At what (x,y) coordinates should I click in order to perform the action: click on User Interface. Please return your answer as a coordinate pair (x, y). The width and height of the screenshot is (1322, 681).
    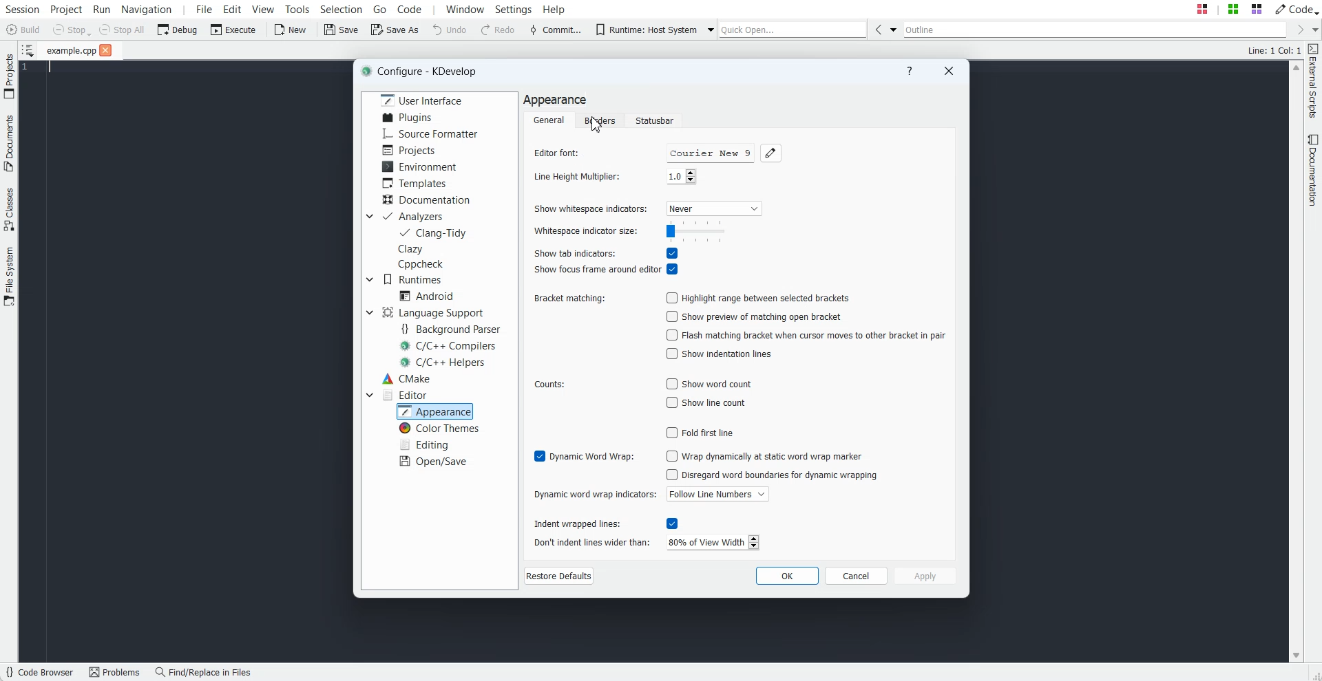
    Looking at the image, I should click on (422, 100).